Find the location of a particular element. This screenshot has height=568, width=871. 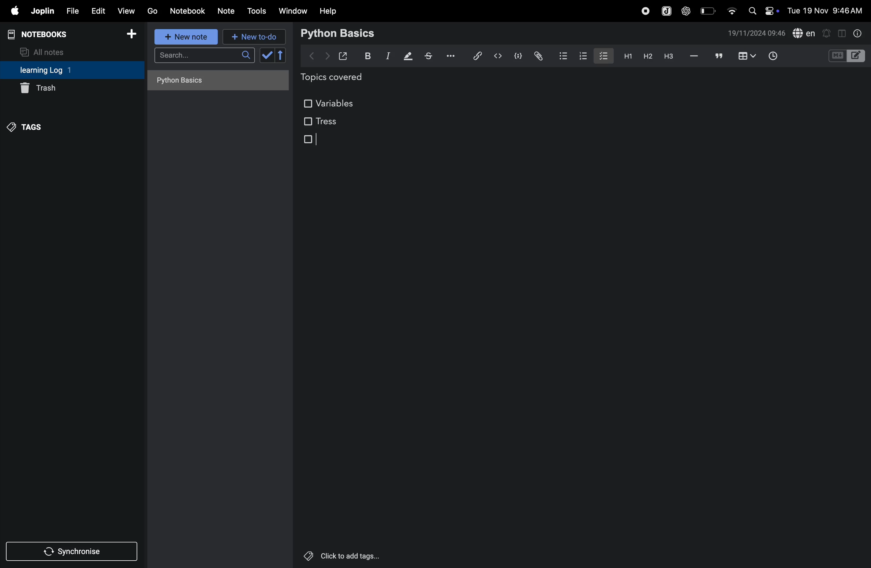

chatgpt is located at coordinates (686, 10).